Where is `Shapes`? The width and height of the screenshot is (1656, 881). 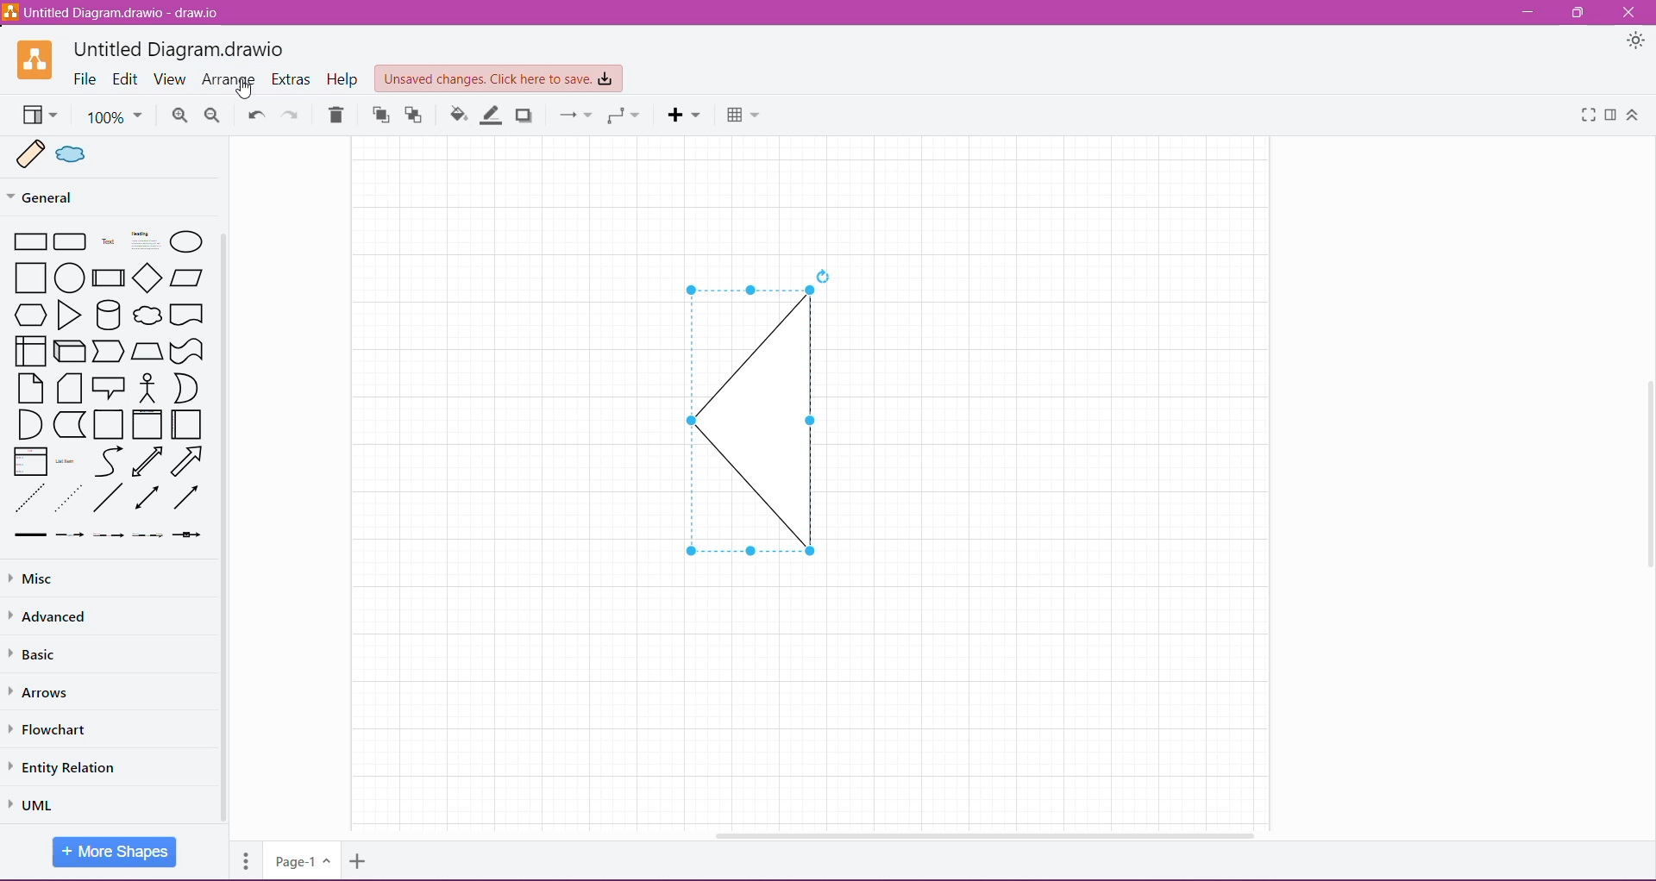
Shapes is located at coordinates (110, 384).